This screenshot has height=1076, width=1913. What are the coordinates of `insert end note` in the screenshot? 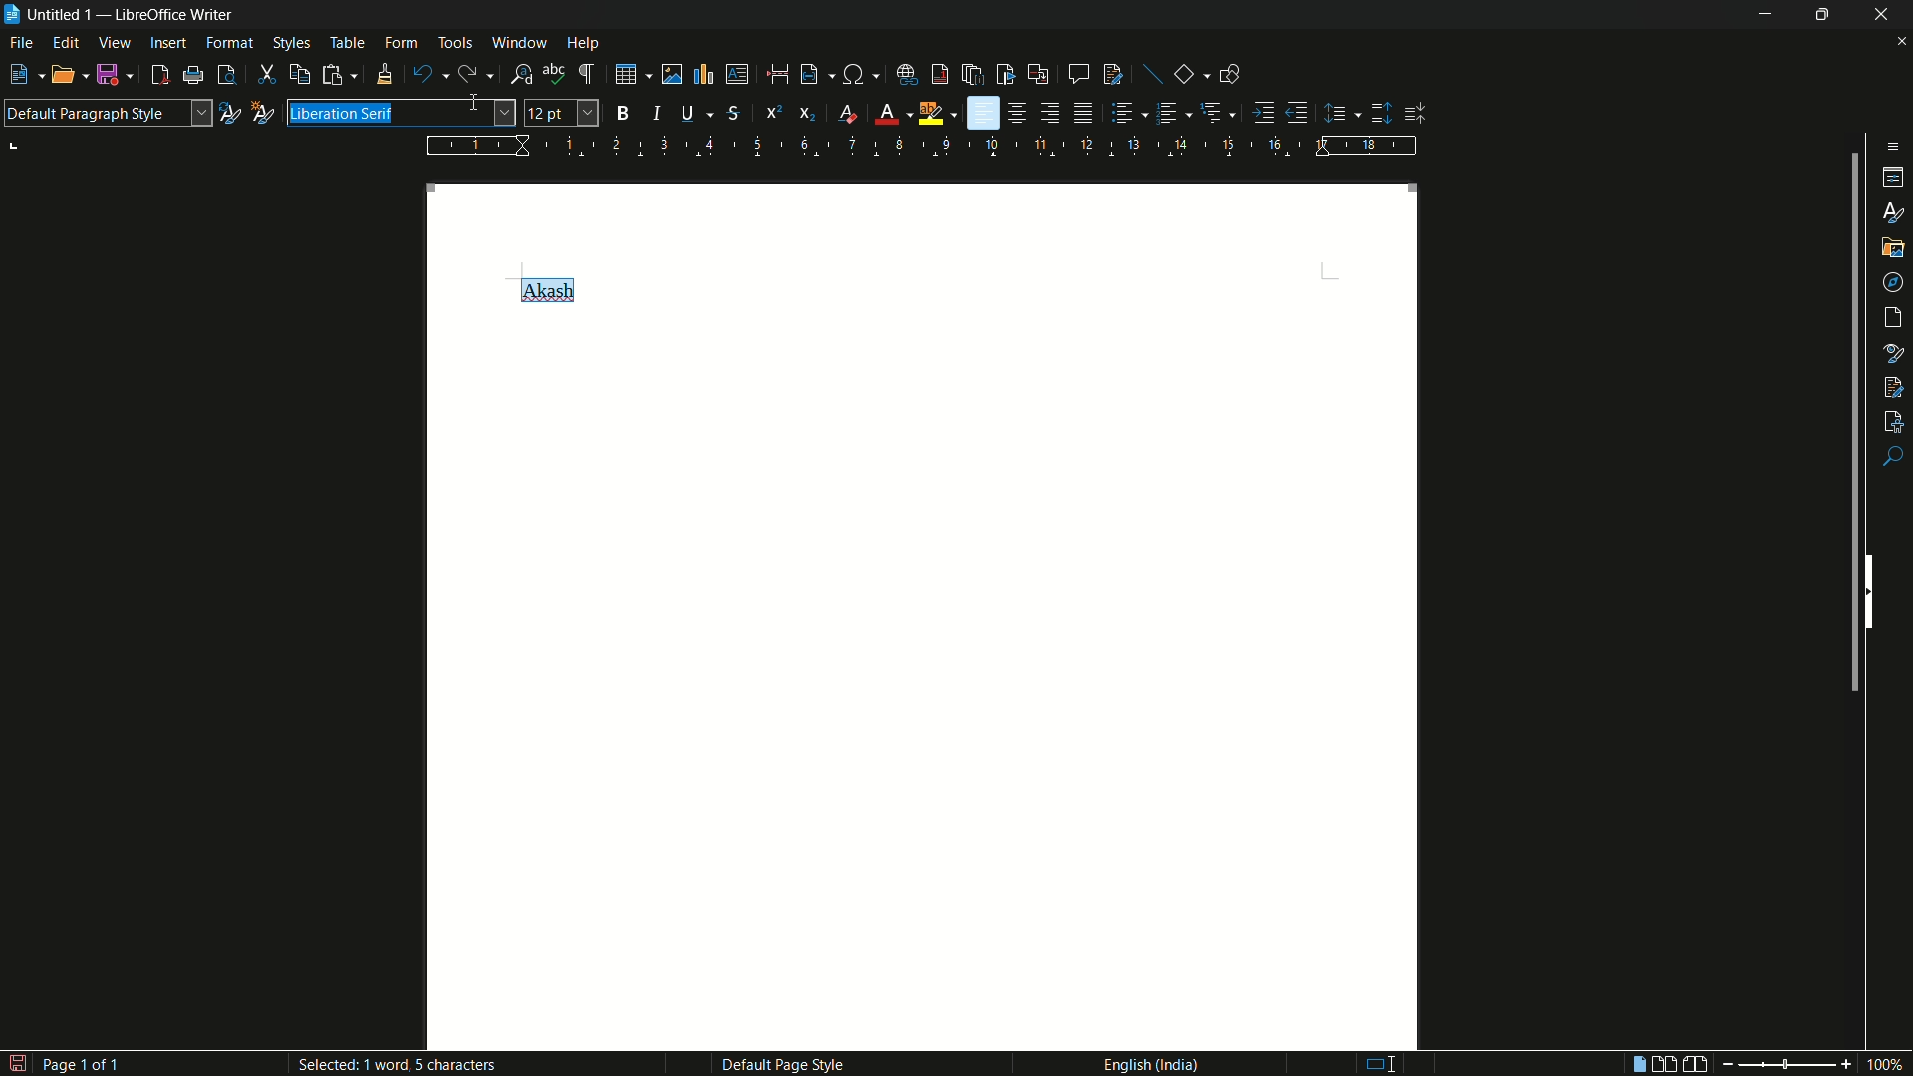 It's located at (975, 76).